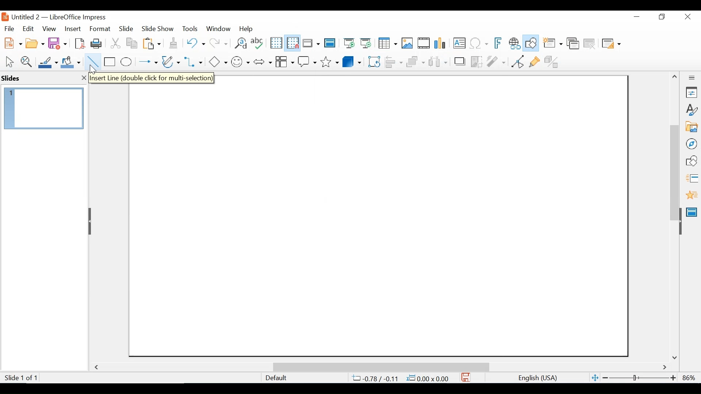 The image size is (701, 394). What do you see at coordinates (595, 378) in the screenshot?
I see `Fit Slide to current window` at bounding box center [595, 378].